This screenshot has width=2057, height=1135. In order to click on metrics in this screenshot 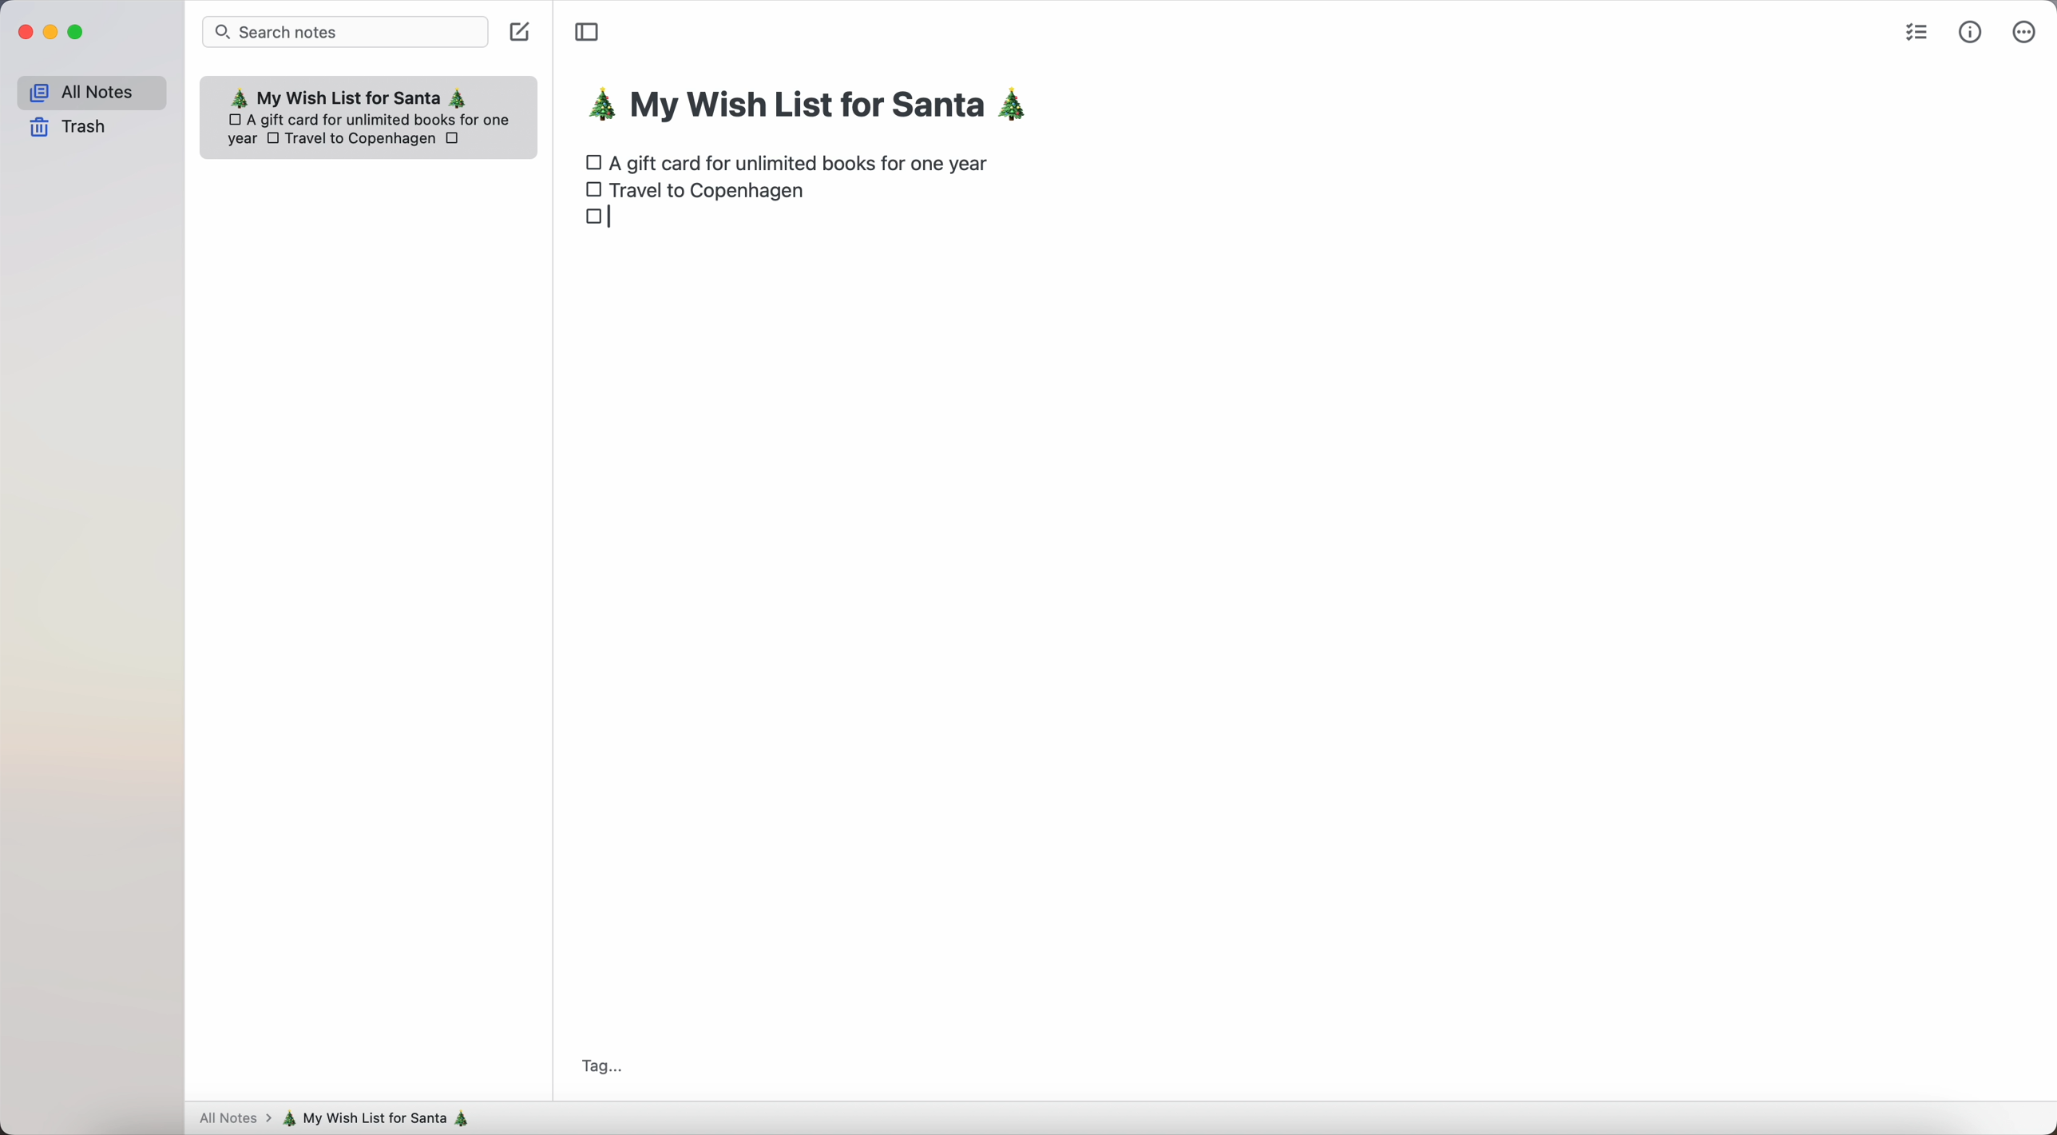, I will do `click(1971, 31)`.